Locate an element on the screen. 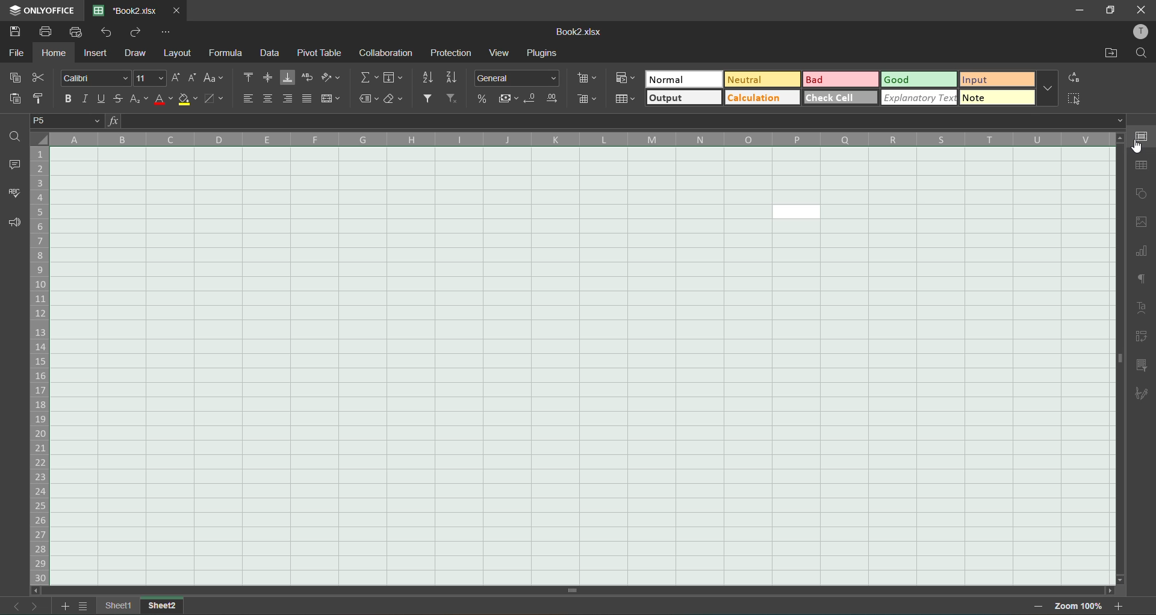 The height and width of the screenshot is (615, 1156). copy style is located at coordinates (42, 99).